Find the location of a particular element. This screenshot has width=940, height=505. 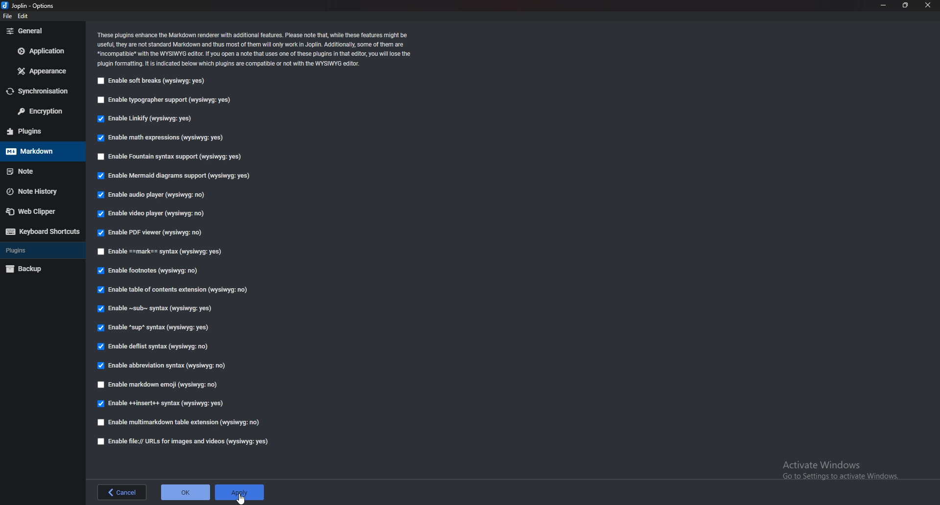

Enable mermaid diagrams is located at coordinates (178, 176).